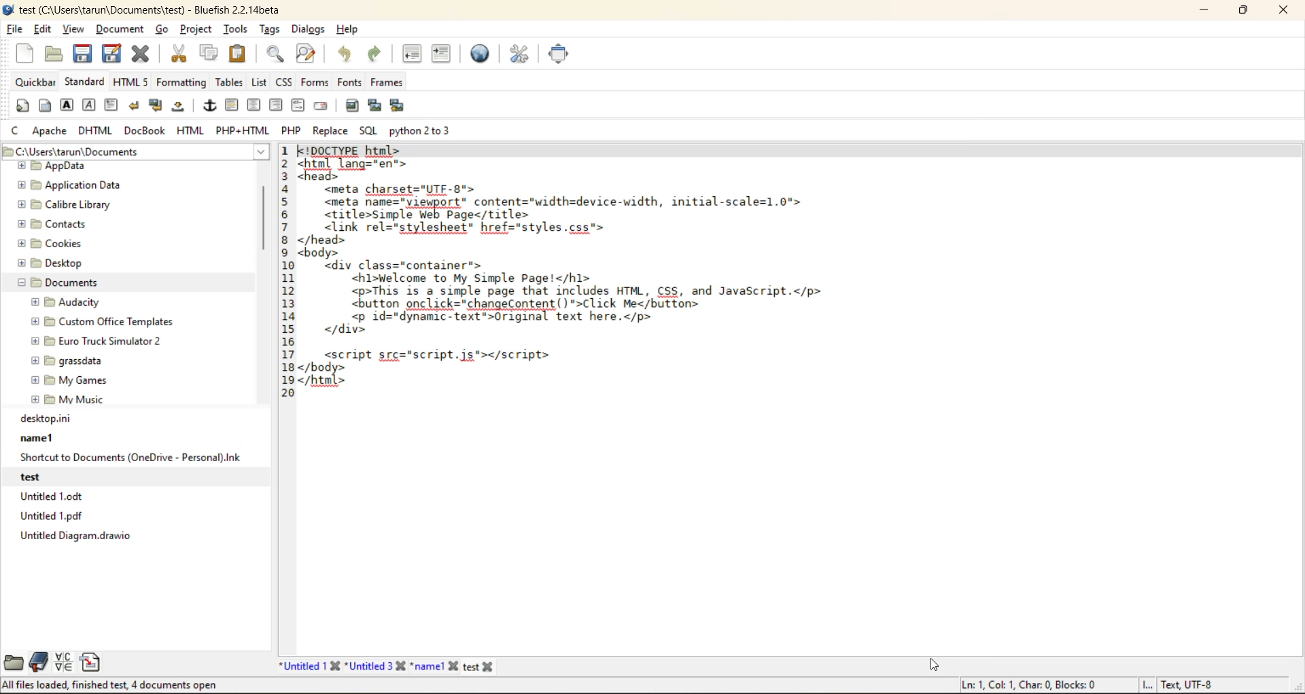  I want to click on email, so click(323, 105).